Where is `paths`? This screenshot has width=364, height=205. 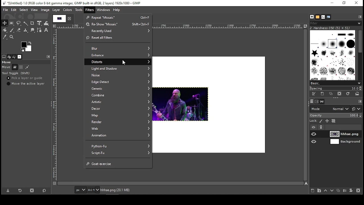
paths is located at coordinates (322, 101).